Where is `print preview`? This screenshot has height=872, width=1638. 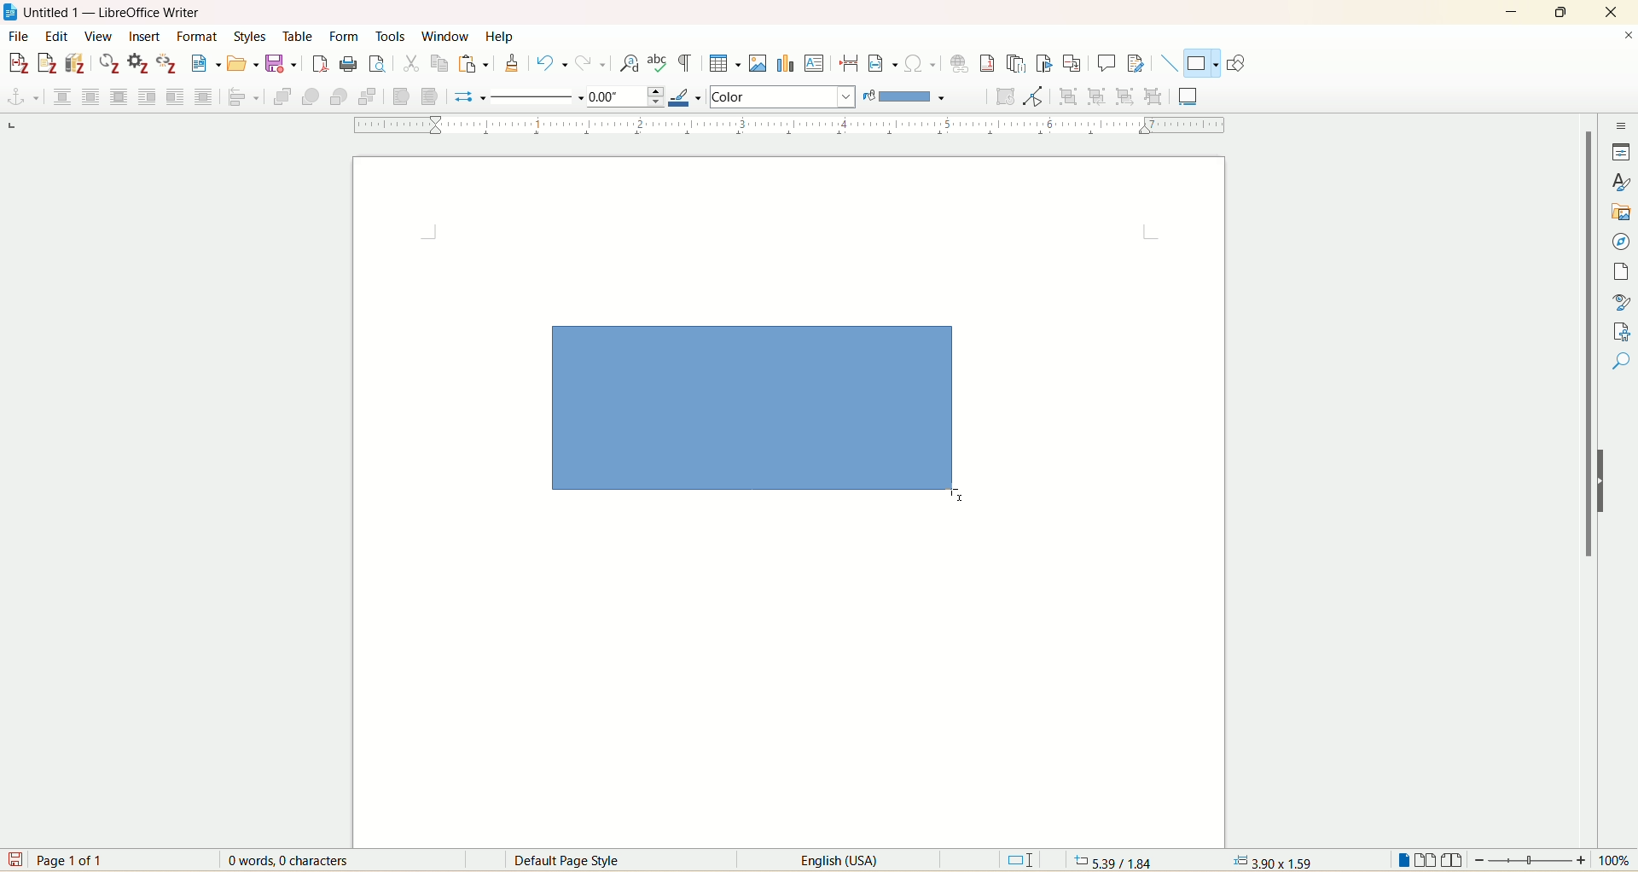 print preview is located at coordinates (378, 63).